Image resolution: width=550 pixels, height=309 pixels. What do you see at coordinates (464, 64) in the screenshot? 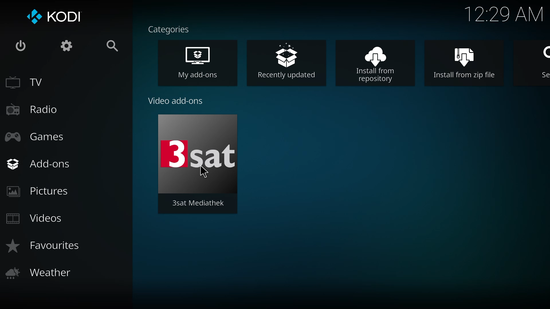
I see `install from zip` at bounding box center [464, 64].